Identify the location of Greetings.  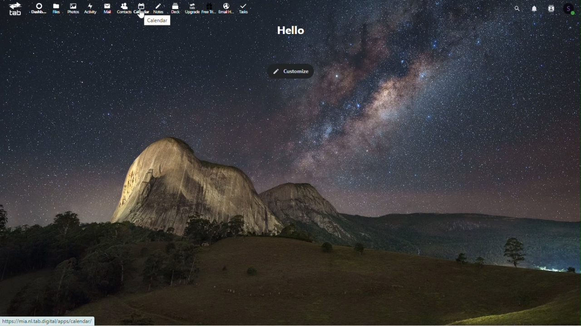
(289, 30).